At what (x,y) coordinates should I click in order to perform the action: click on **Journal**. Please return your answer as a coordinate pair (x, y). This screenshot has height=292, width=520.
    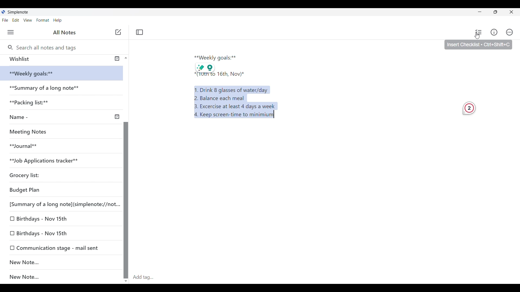
    Looking at the image, I should click on (26, 145).